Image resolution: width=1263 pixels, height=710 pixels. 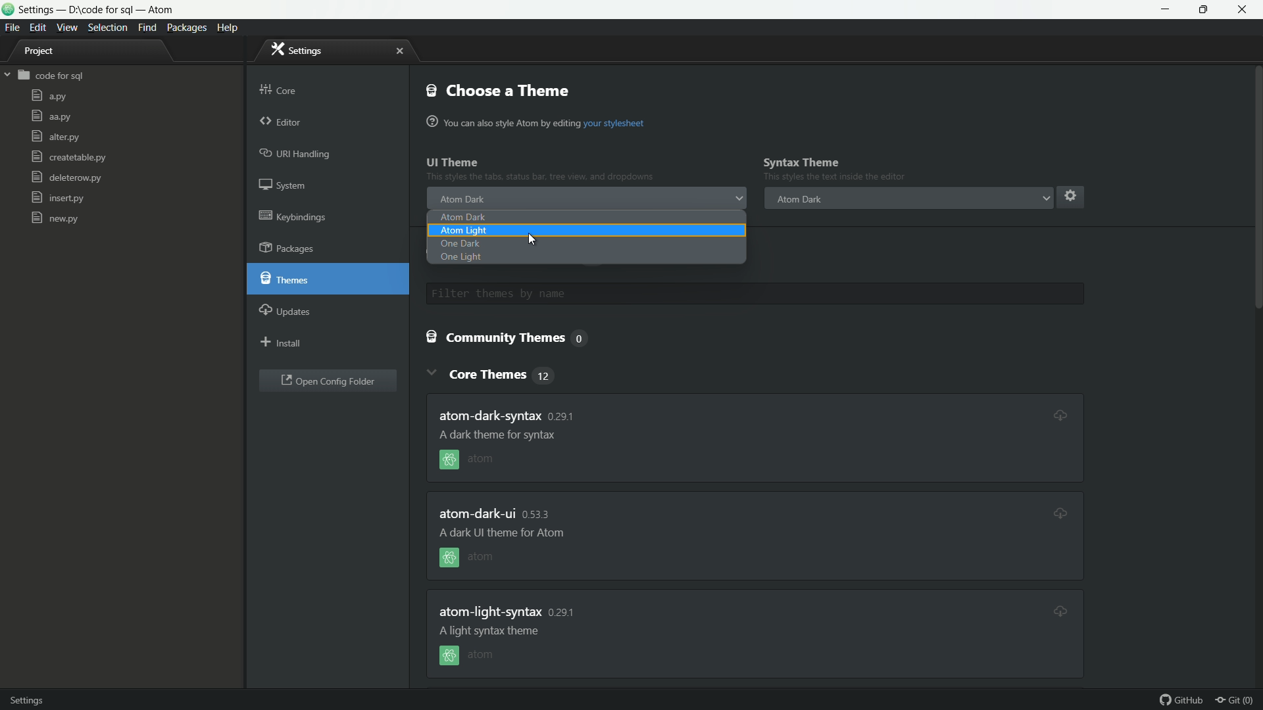 I want to click on ® You can also style Atom by editing your stylesheet, so click(x=538, y=123).